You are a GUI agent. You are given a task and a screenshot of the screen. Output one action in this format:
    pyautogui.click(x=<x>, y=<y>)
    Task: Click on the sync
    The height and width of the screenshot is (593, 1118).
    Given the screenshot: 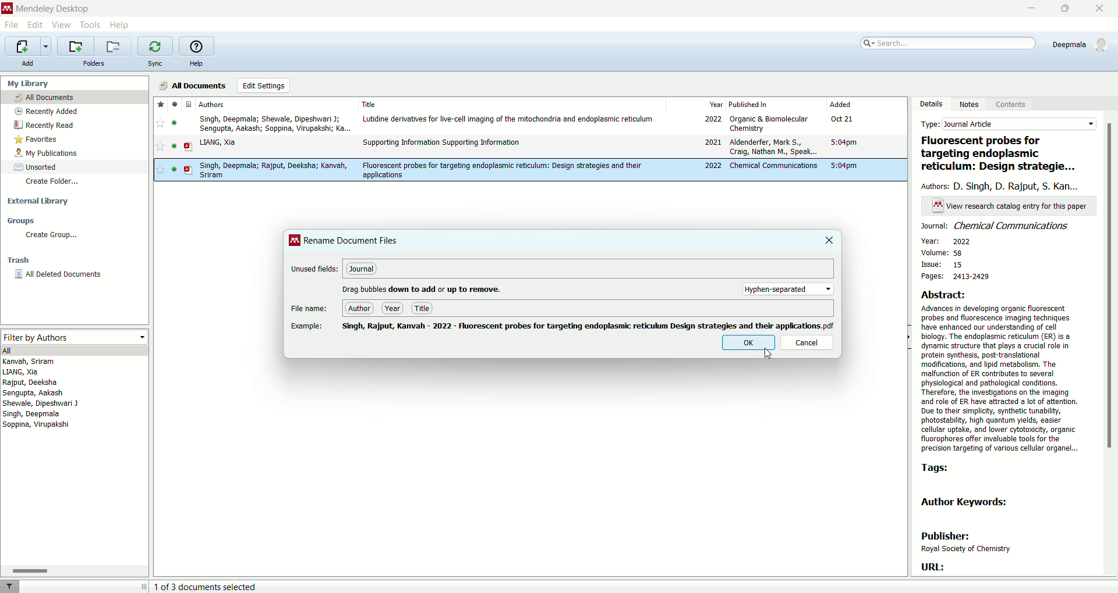 What is the action you would take?
    pyautogui.click(x=157, y=62)
    